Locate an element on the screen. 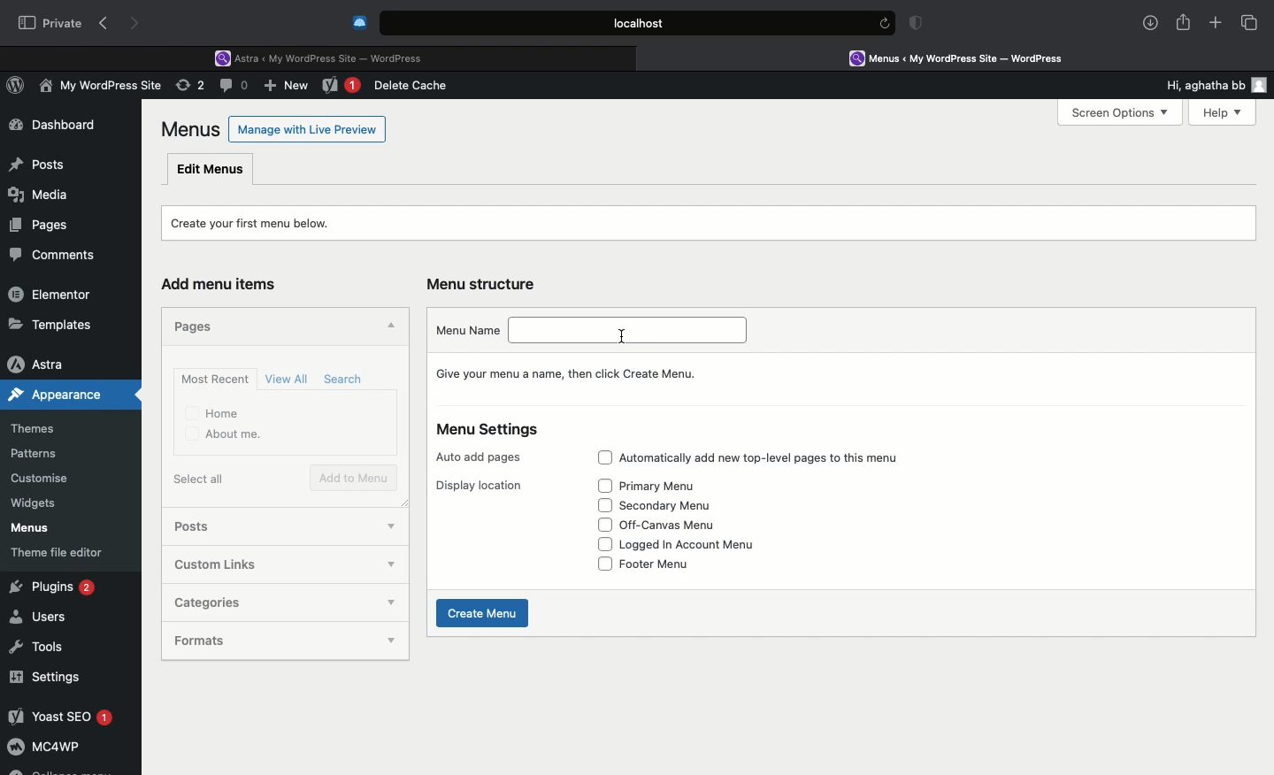  WordPress Logo is located at coordinates (19, 88).